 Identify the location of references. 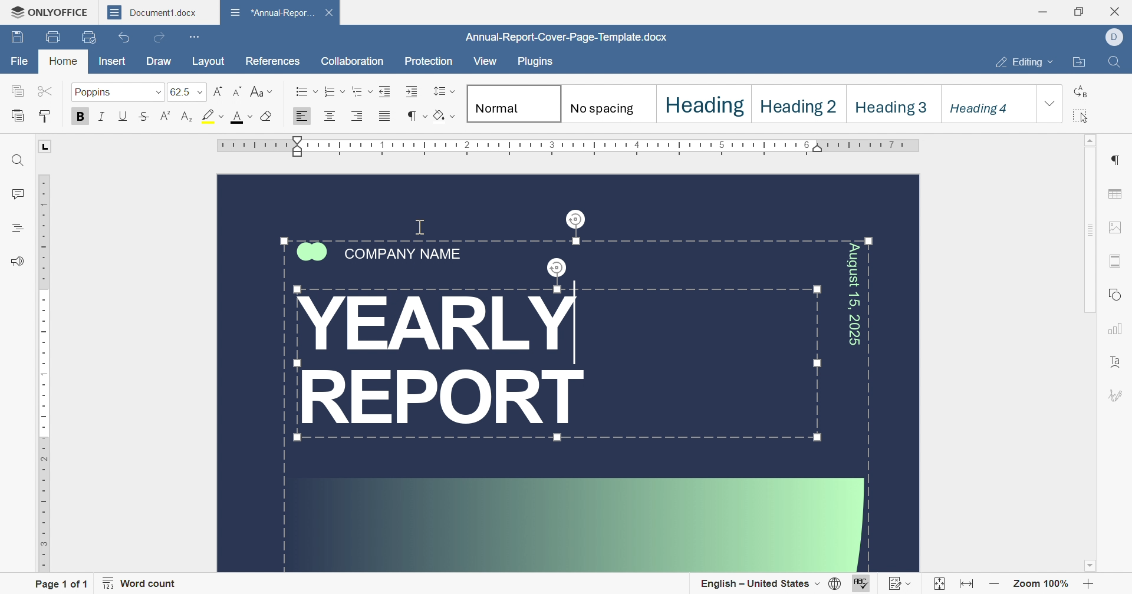
(271, 61).